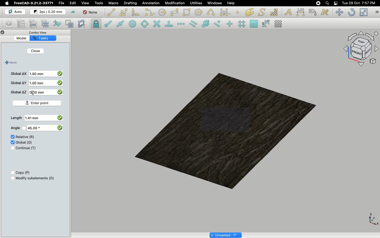 This screenshot has height=238, width=380. I want to click on Polygon, so click(199, 13).